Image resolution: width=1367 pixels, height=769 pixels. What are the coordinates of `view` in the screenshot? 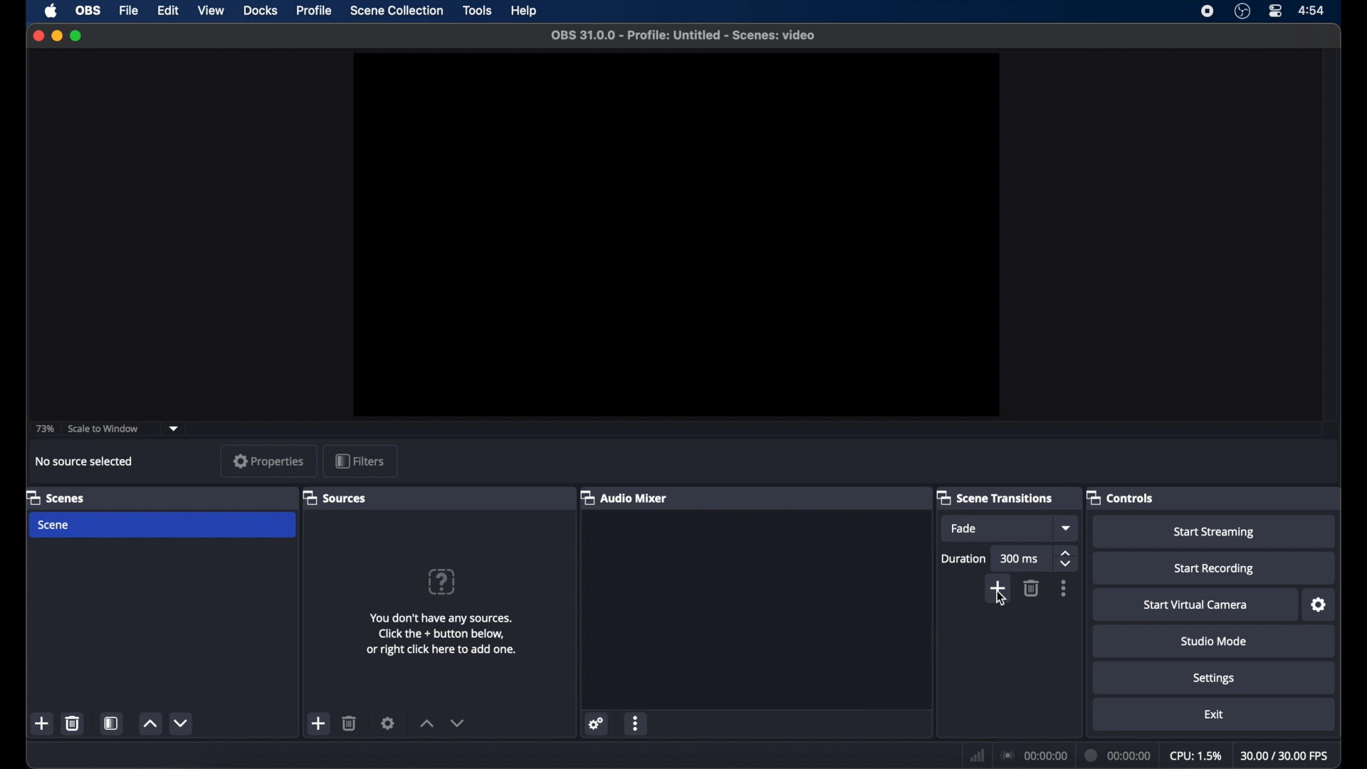 It's located at (212, 11).